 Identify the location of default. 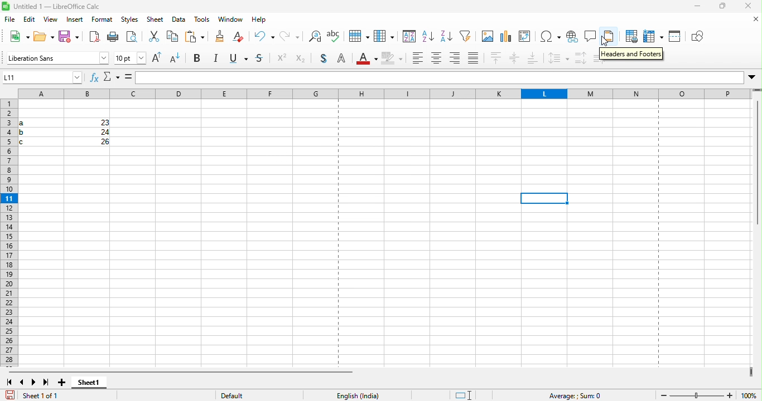
(247, 394).